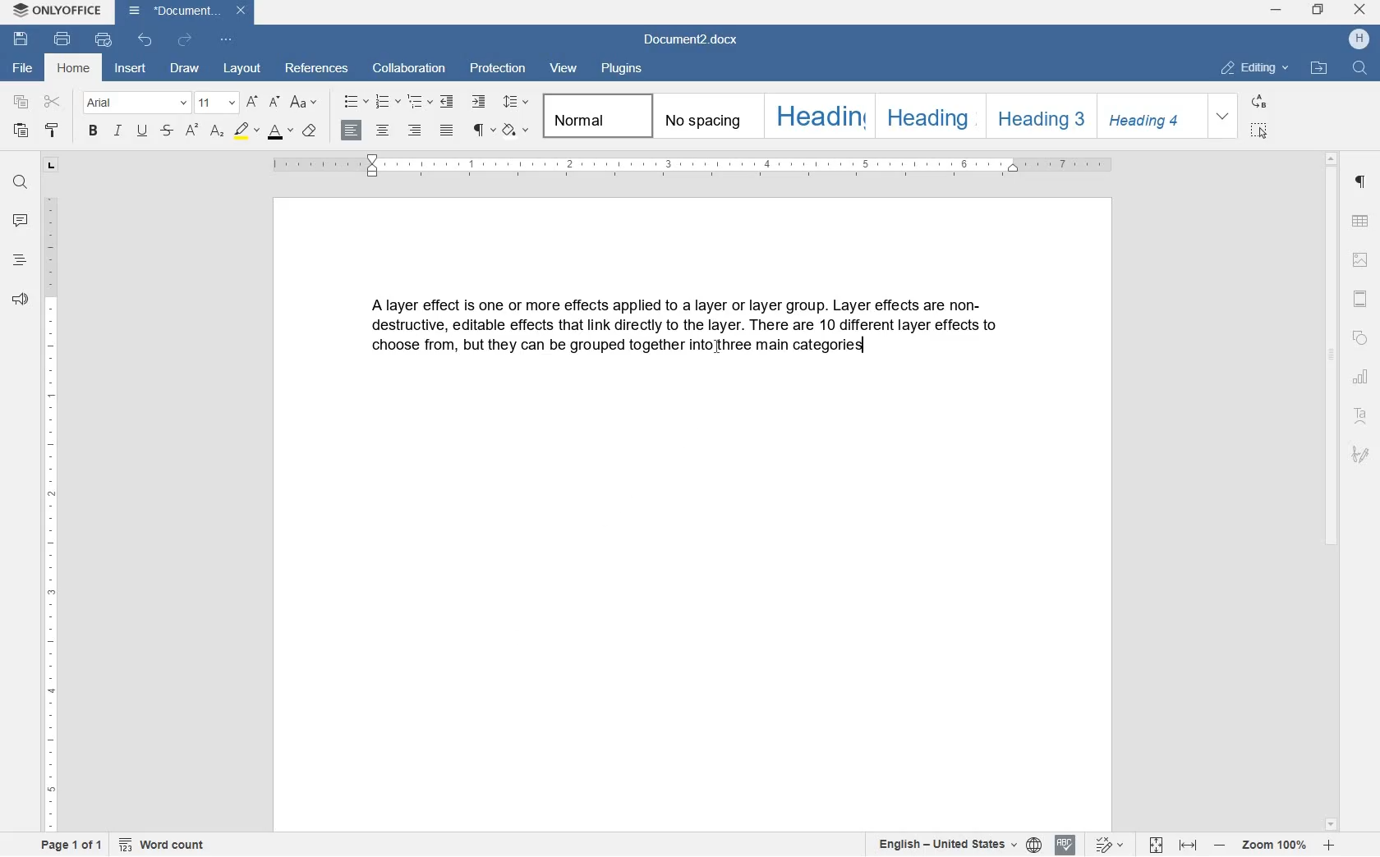  Describe the element at coordinates (950, 845) in the screenshot. I see `text or document language` at that location.